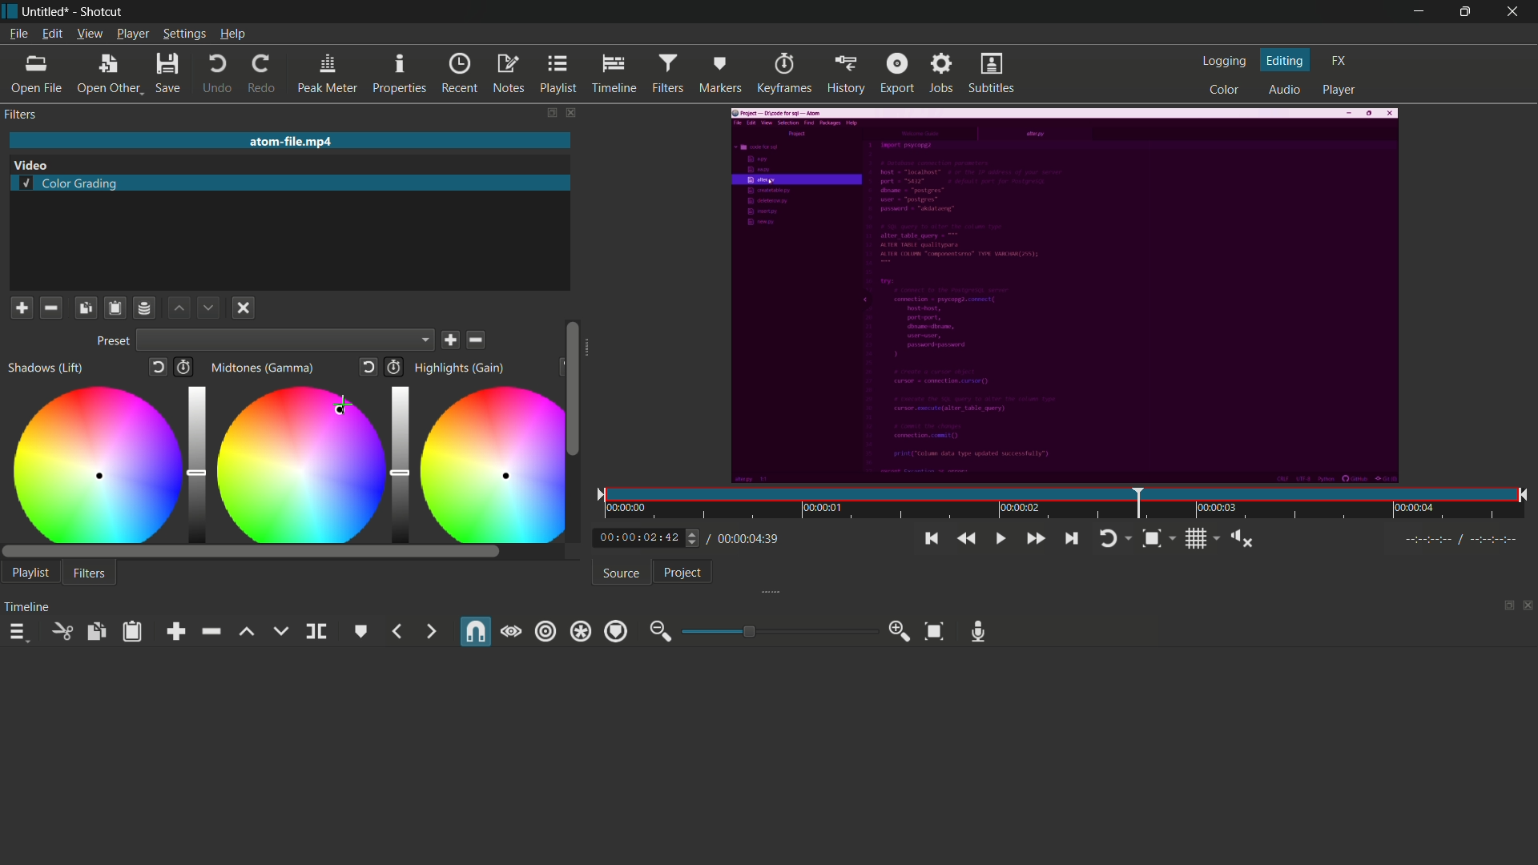  I want to click on player menu, so click(132, 34).